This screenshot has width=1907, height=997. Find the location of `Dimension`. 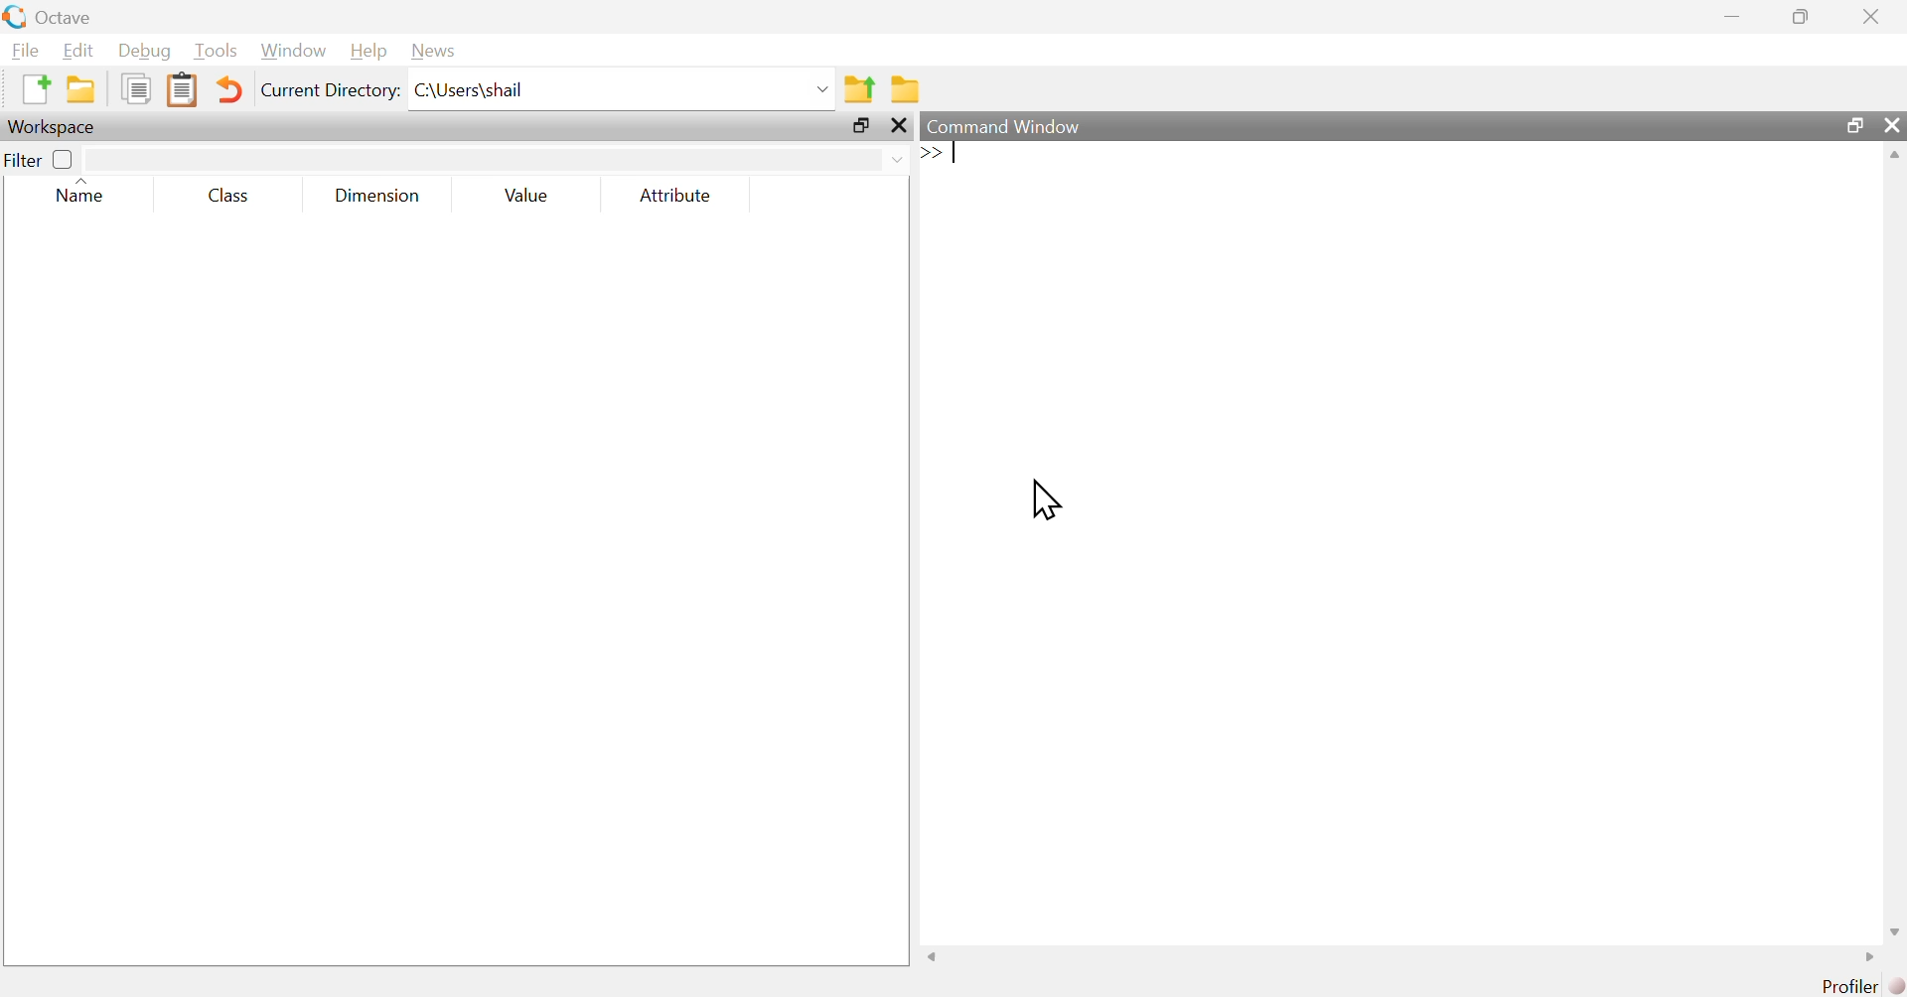

Dimension is located at coordinates (377, 196).